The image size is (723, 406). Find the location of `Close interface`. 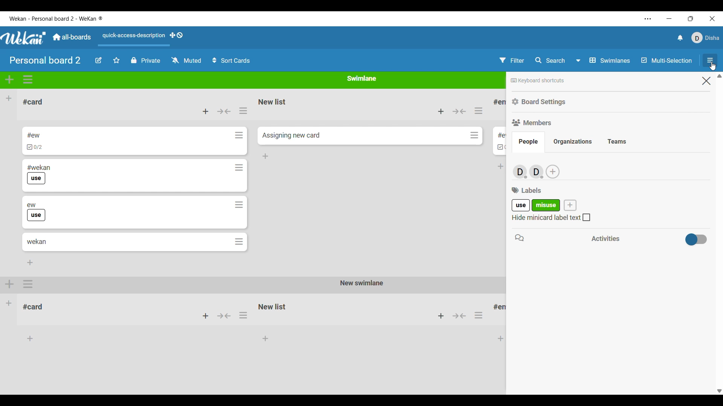

Close interface is located at coordinates (712, 19).